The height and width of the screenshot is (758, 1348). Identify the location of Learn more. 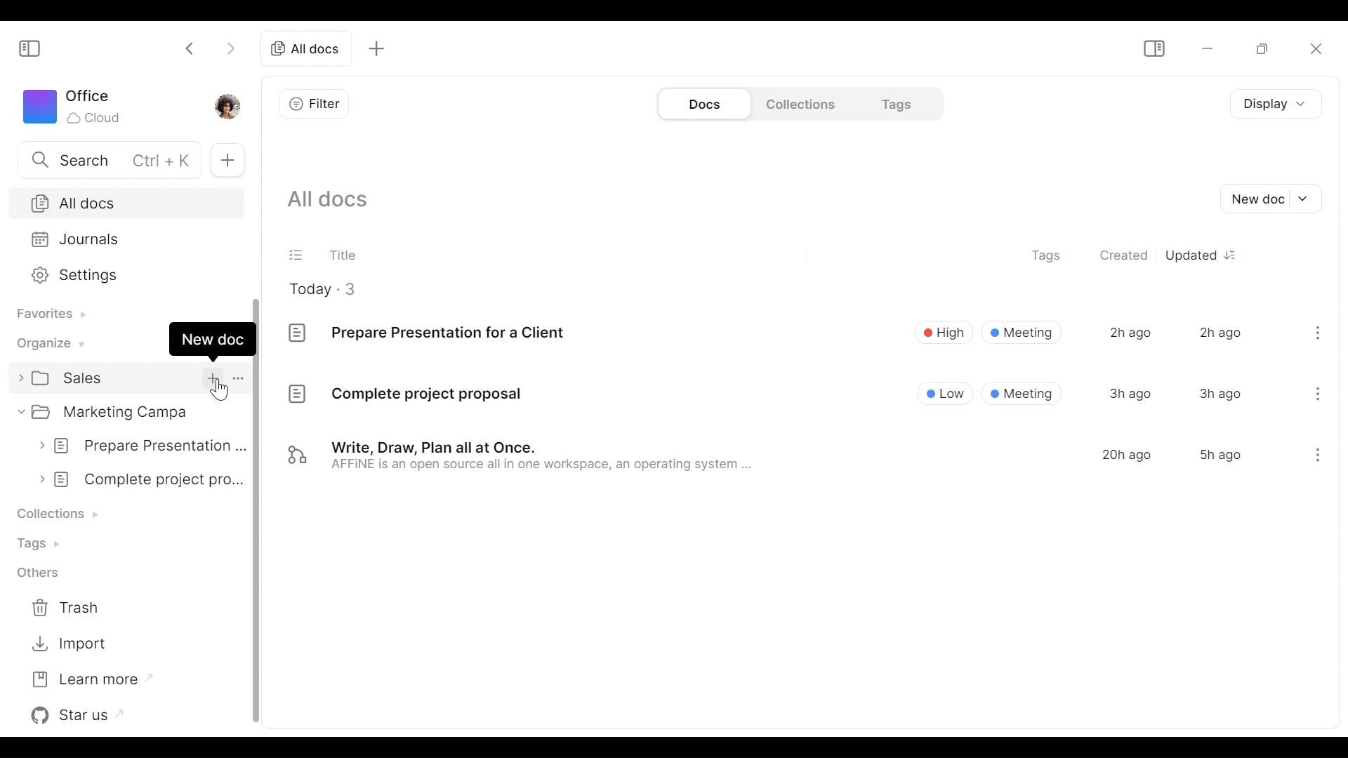
(87, 678).